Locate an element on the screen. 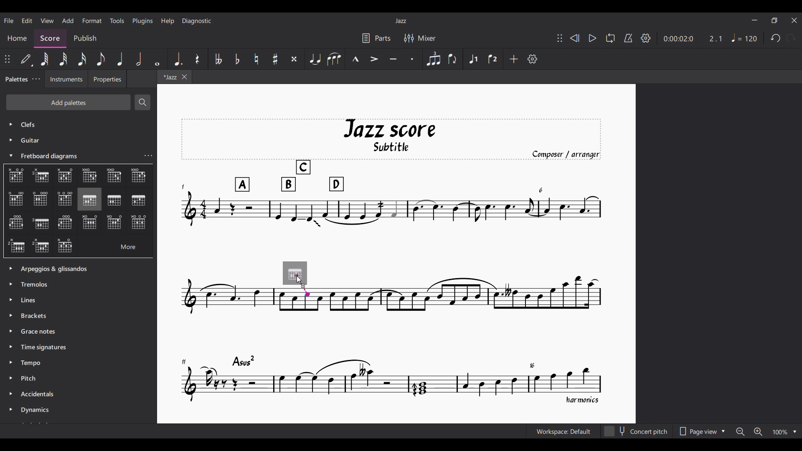  Chart3 is located at coordinates (66, 176).